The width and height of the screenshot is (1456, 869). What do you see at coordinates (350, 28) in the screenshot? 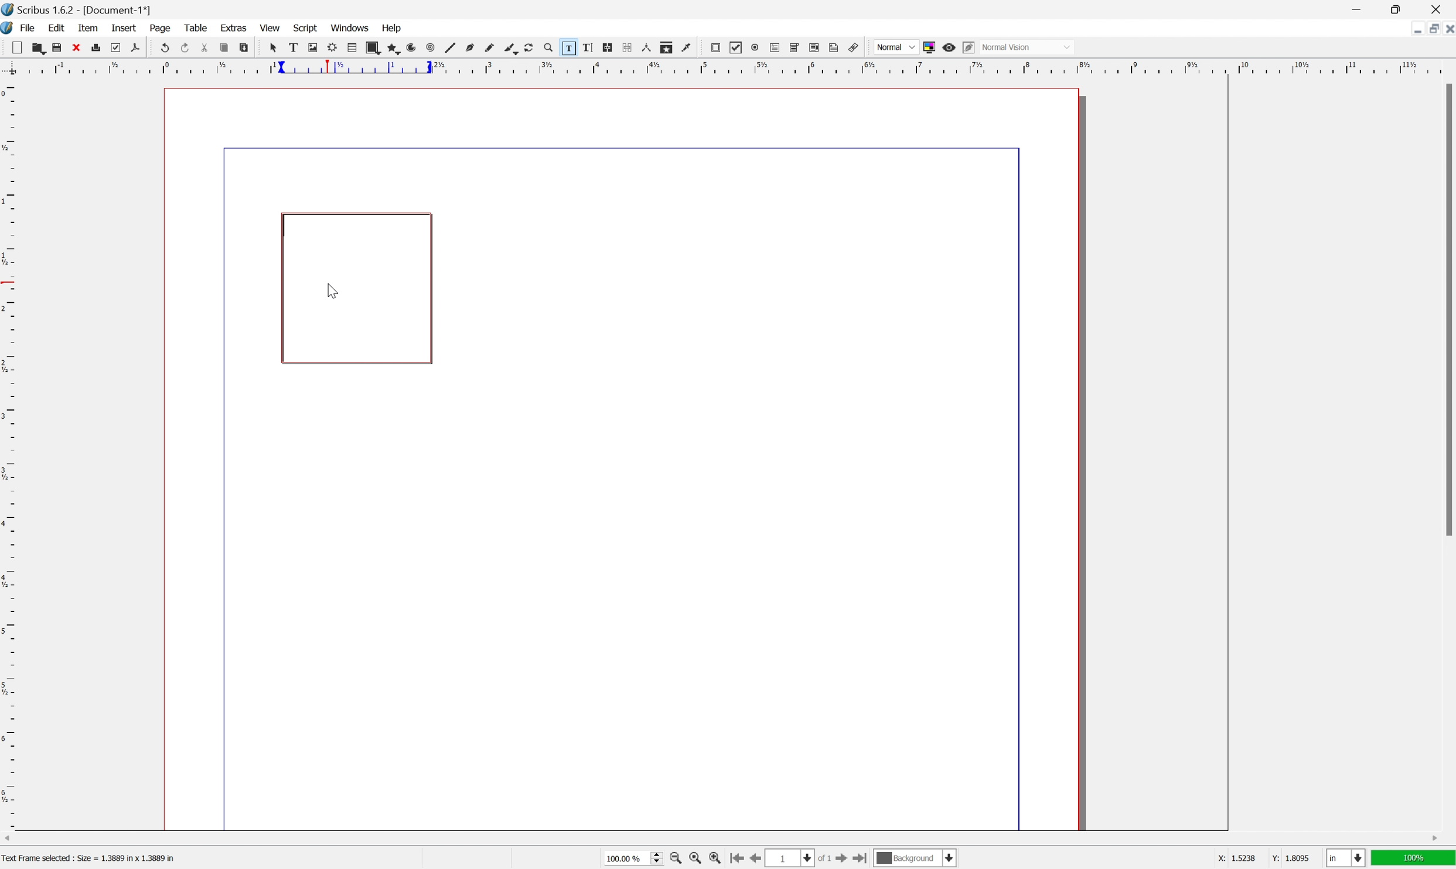
I see `windows` at bounding box center [350, 28].